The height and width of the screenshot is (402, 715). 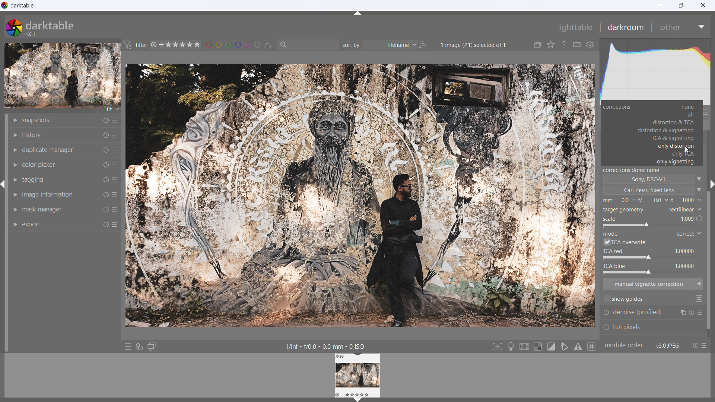 I want to click on no rating, so click(x=163, y=45).